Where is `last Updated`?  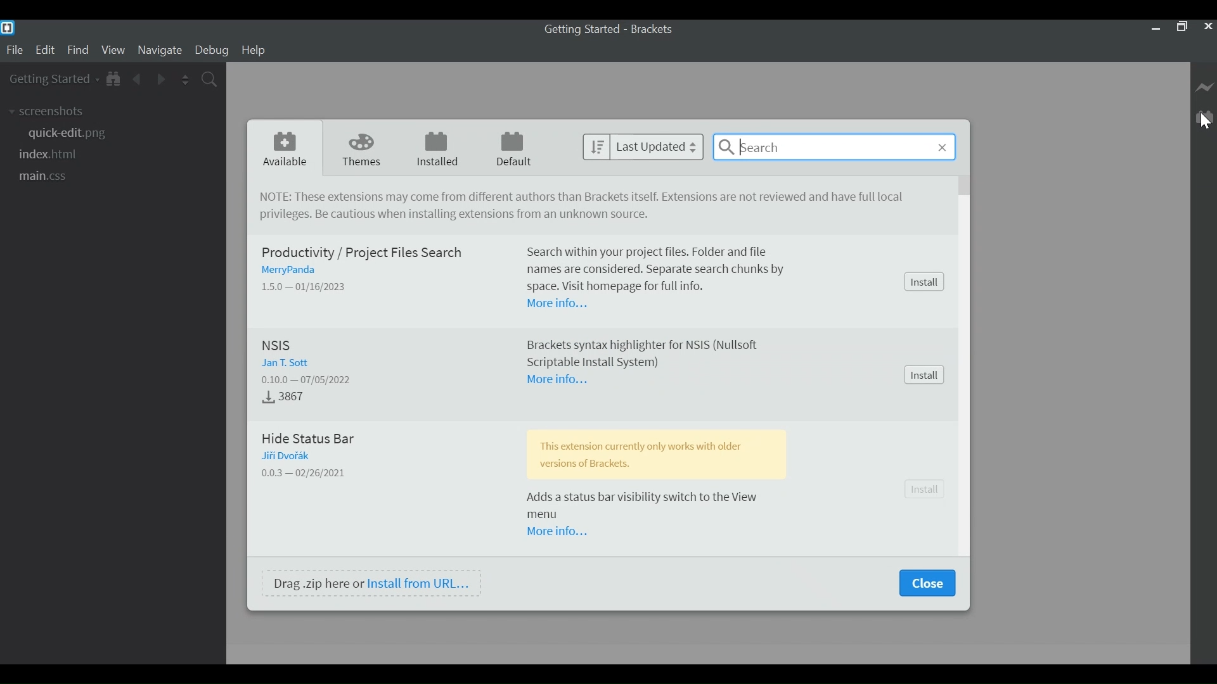 last Updated is located at coordinates (644, 146).